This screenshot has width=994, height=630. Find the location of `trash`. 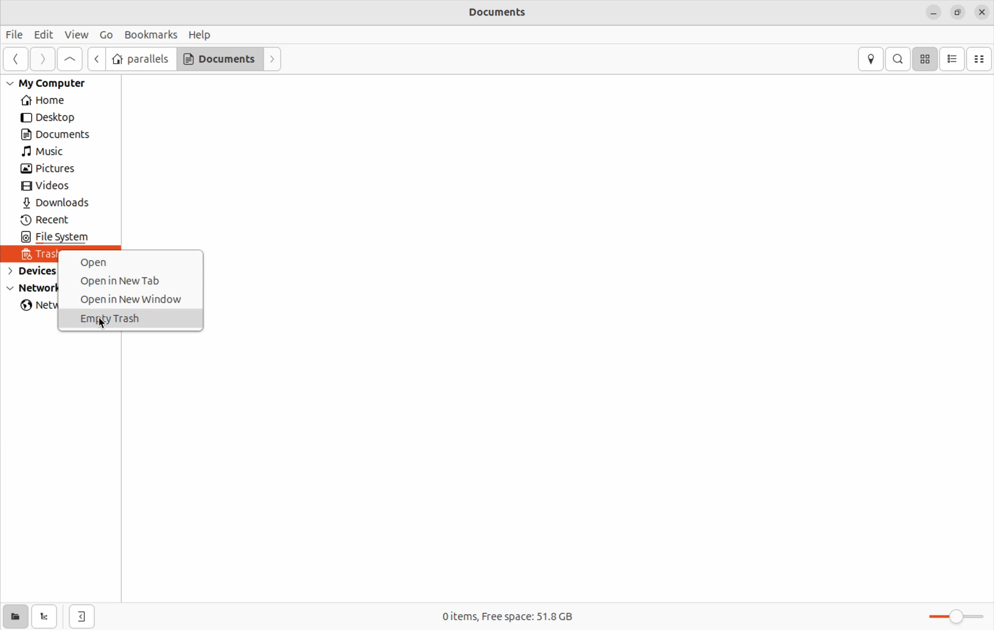

trash is located at coordinates (31, 253).